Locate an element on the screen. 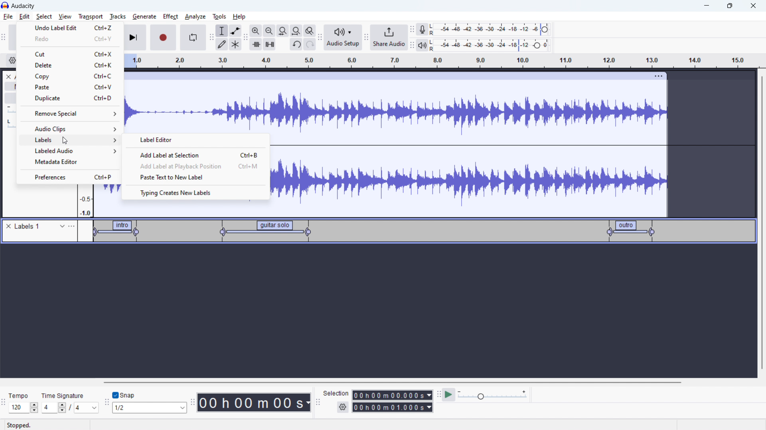 The width and height of the screenshot is (766, 430). selection tool is located at coordinates (222, 31).